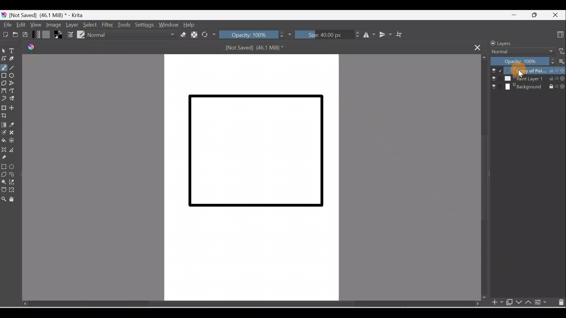 Image resolution: width=566 pixels, height=318 pixels. Describe the element at coordinates (29, 48) in the screenshot. I see `Logo` at that location.